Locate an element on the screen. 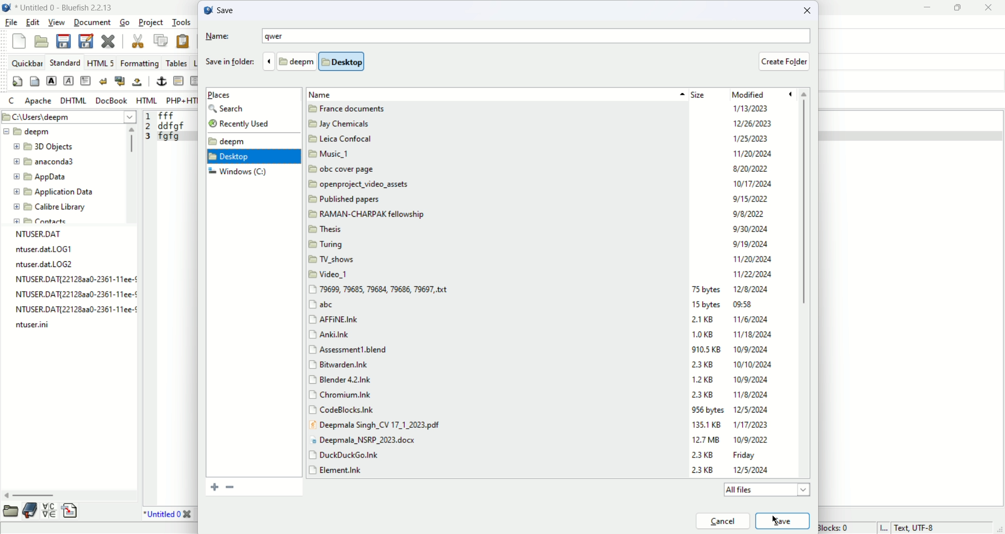 Image resolution: width=1005 pixels, height=534 pixels. name is located at coordinates (415, 290).